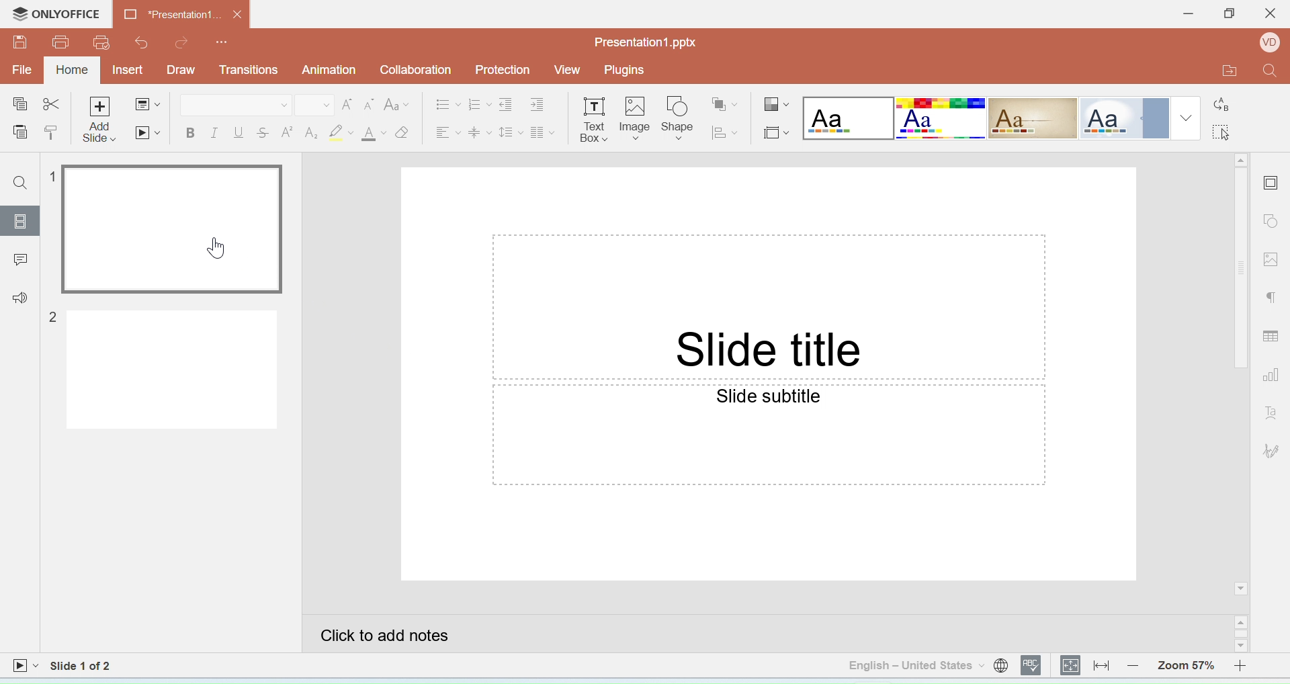 This screenshot has width=1290, height=684. Describe the element at coordinates (1033, 665) in the screenshot. I see `Spell checking` at that location.